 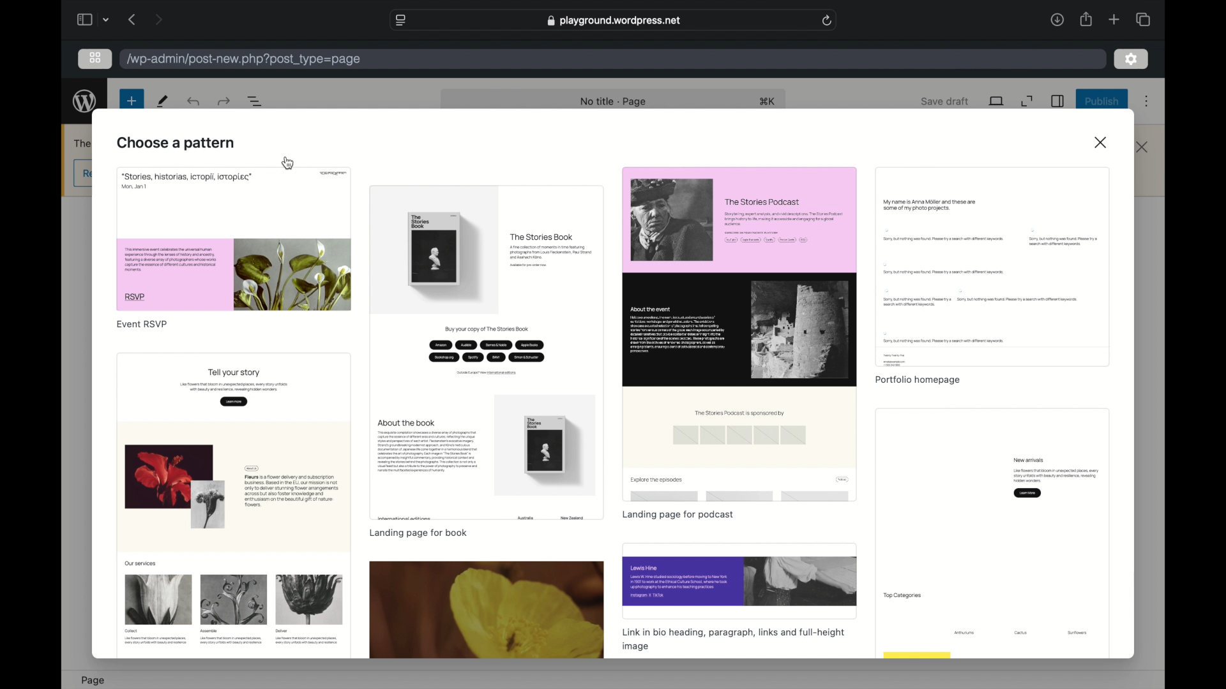 I want to click on obscure text, so click(x=80, y=142).